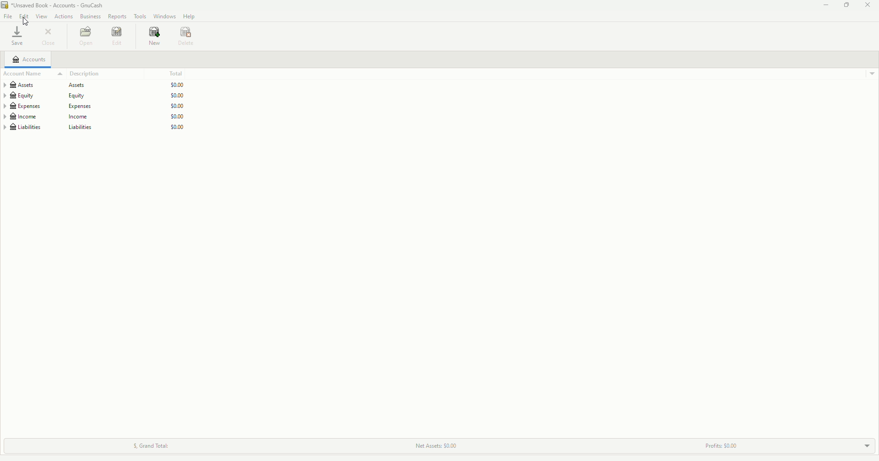  What do you see at coordinates (186, 35) in the screenshot?
I see `Delete` at bounding box center [186, 35].